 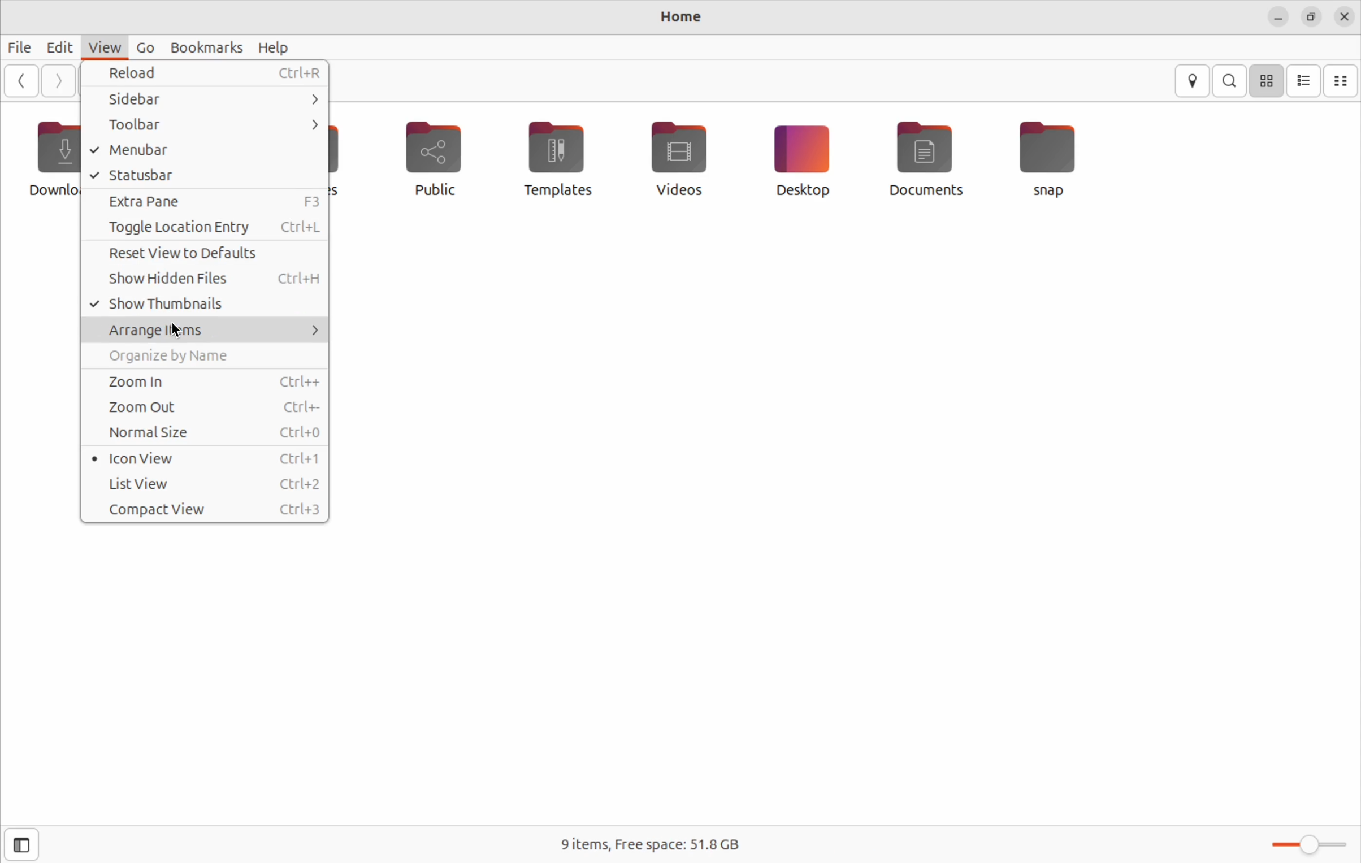 What do you see at coordinates (205, 510) in the screenshot?
I see `compact view` at bounding box center [205, 510].